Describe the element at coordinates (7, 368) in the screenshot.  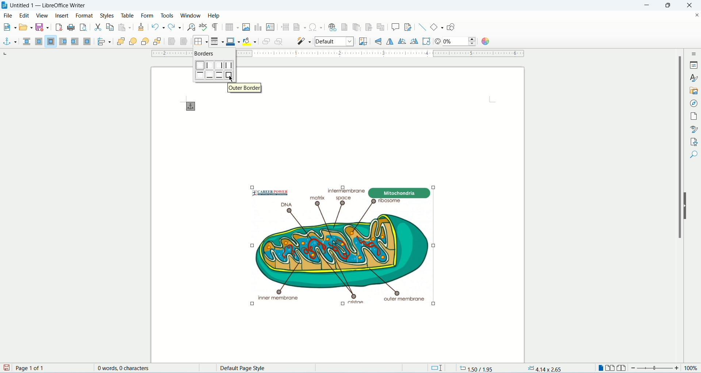
I see `save` at that location.